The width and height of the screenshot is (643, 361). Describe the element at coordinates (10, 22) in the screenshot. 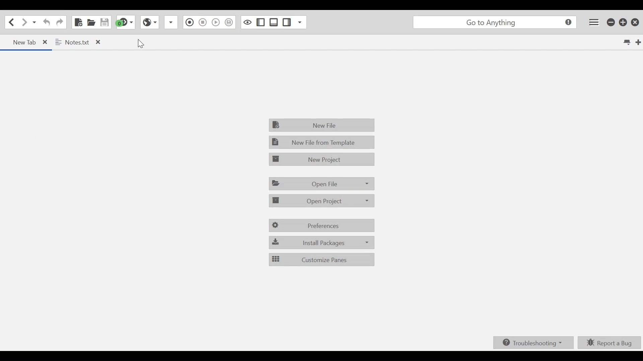

I see `Click to go back one location` at that location.